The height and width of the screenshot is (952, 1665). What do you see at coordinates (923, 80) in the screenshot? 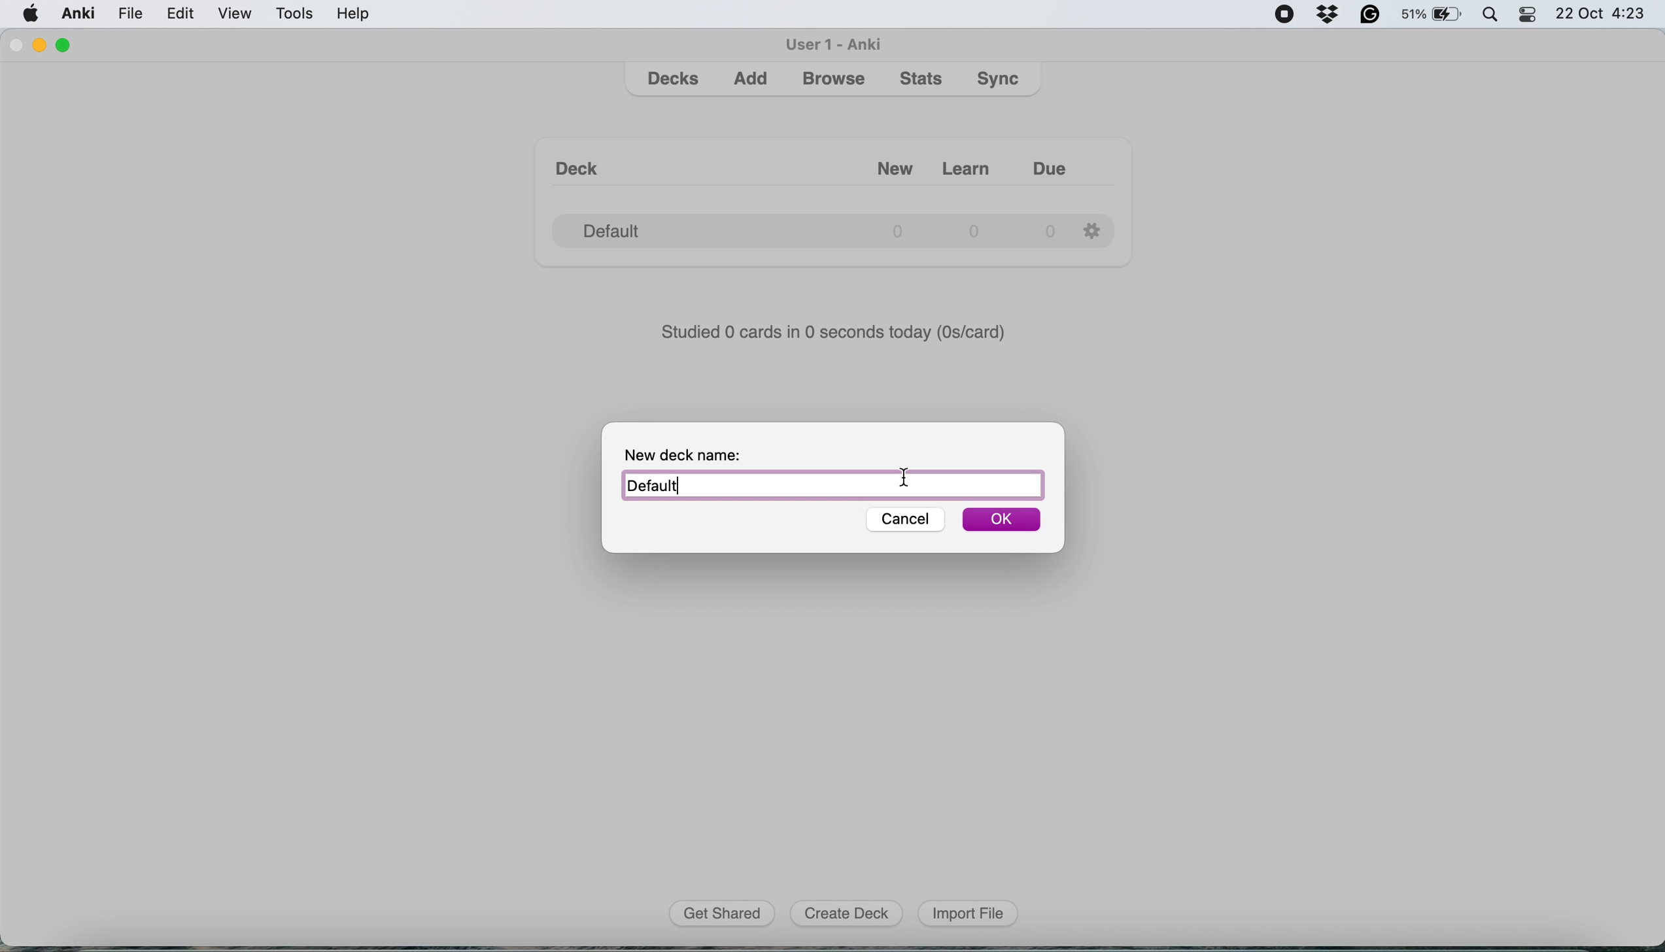
I see `stats` at bounding box center [923, 80].